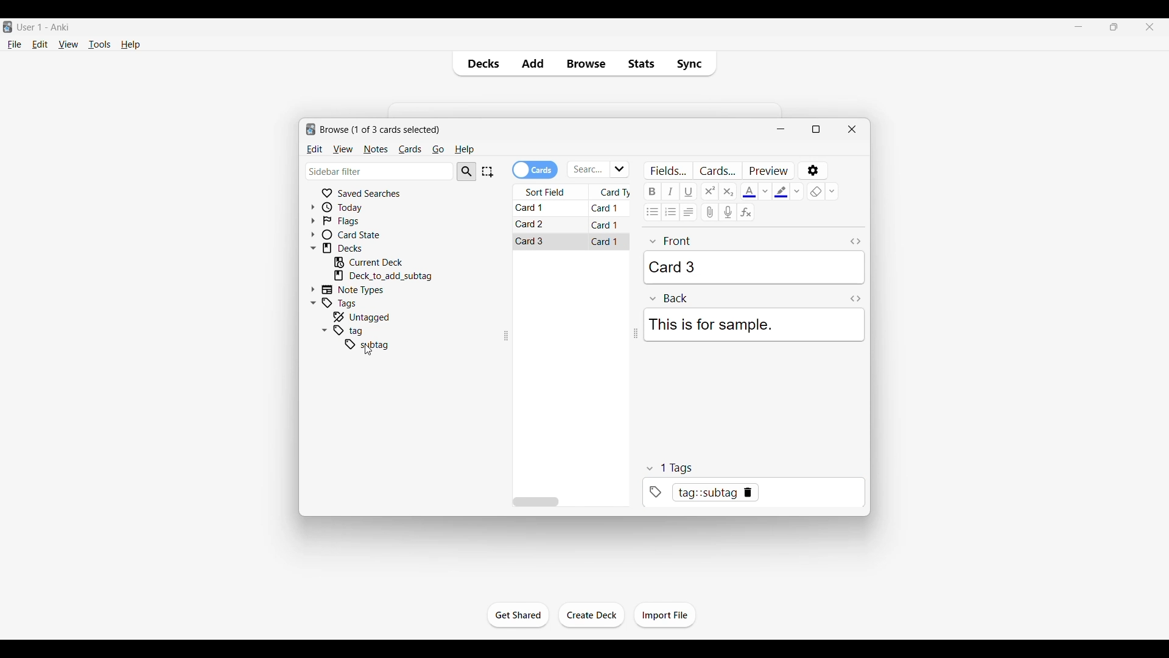  Describe the element at coordinates (360, 221) in the screenshot. I see `Click to go to Flags ` at that location.